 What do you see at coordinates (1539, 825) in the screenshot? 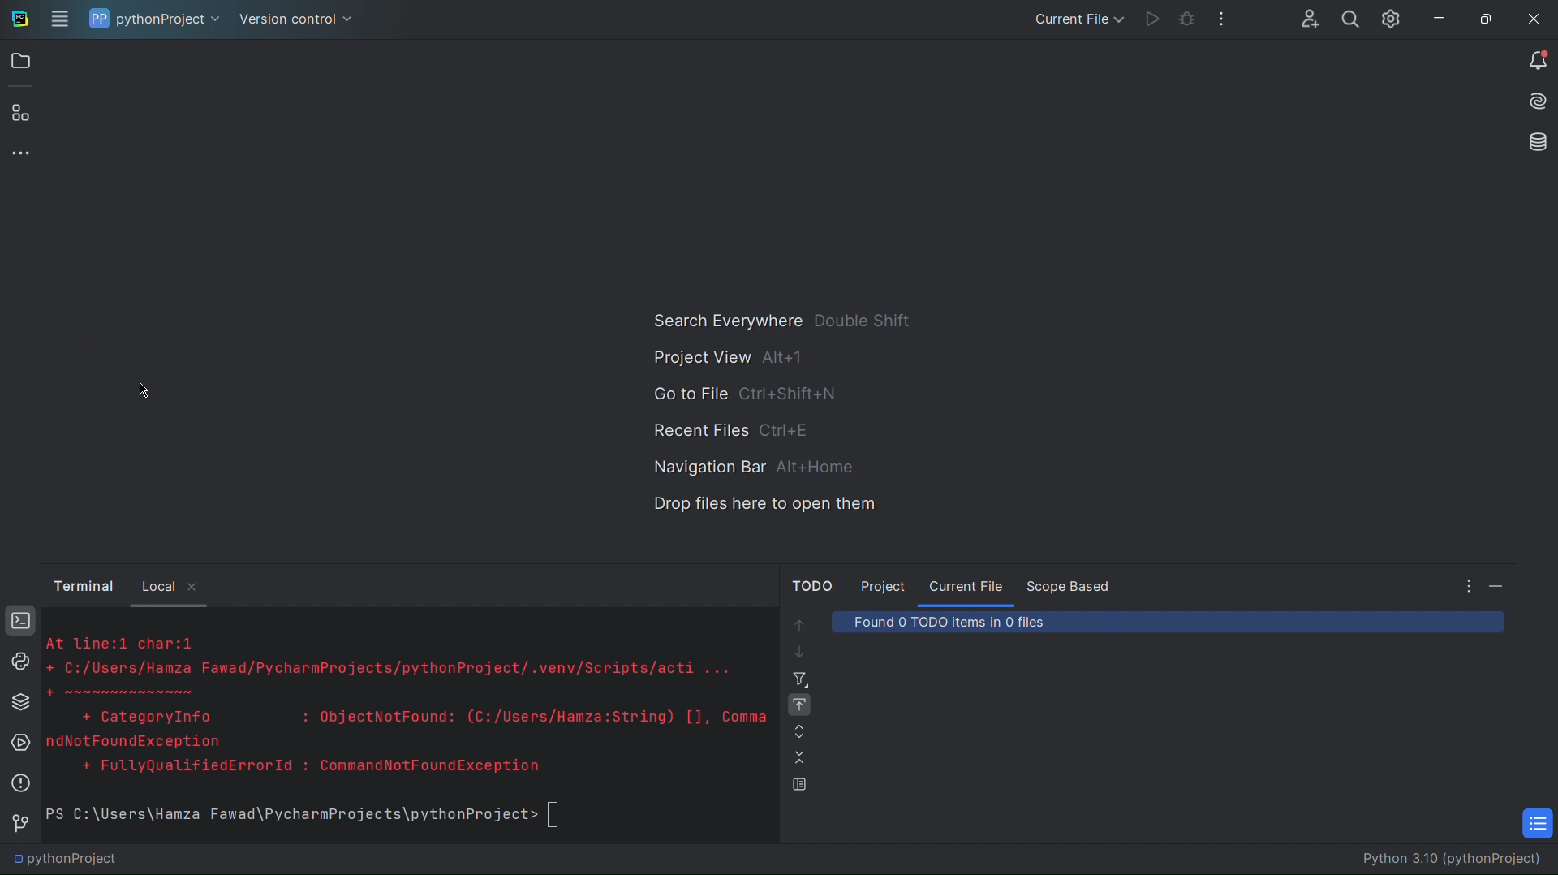
I see `TODO` at bounding box center [1539, 825].